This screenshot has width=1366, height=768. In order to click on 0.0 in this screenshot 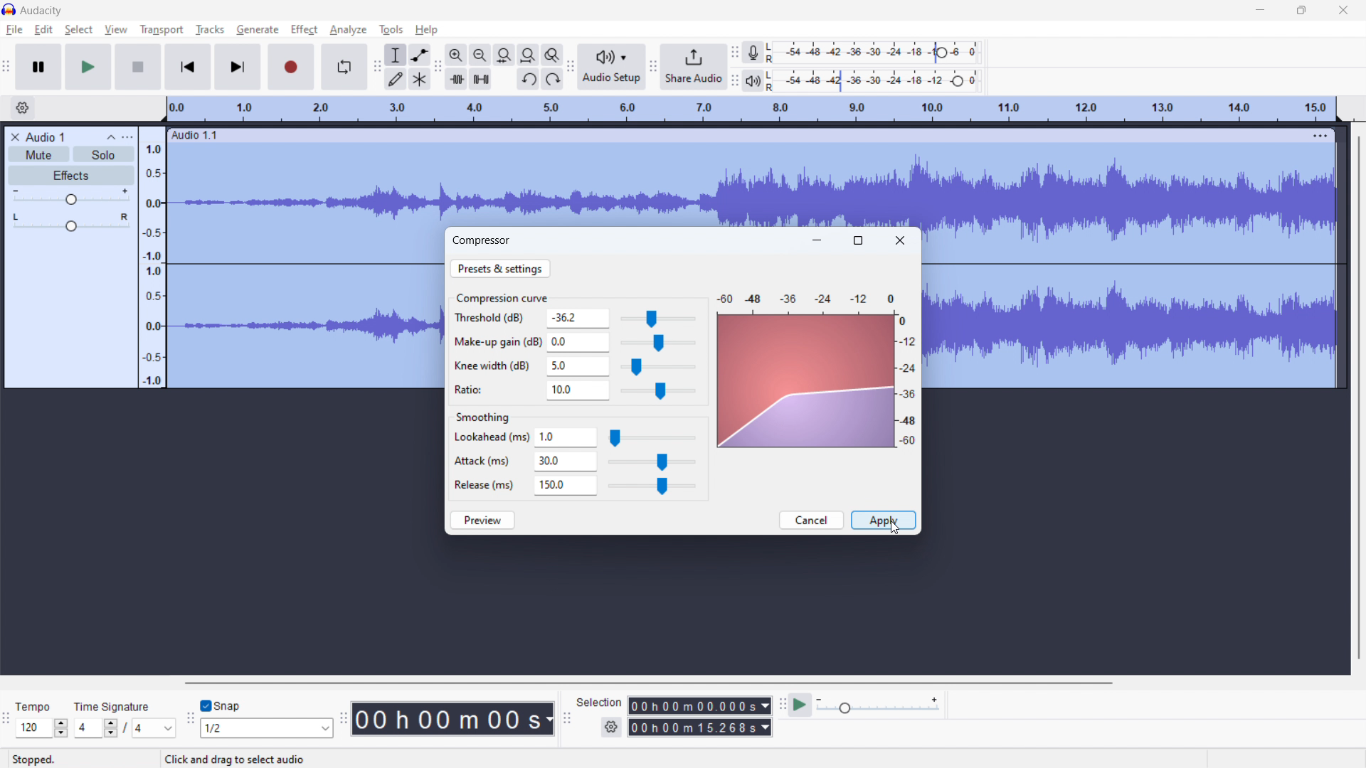, I will do `click(578, 341)`.